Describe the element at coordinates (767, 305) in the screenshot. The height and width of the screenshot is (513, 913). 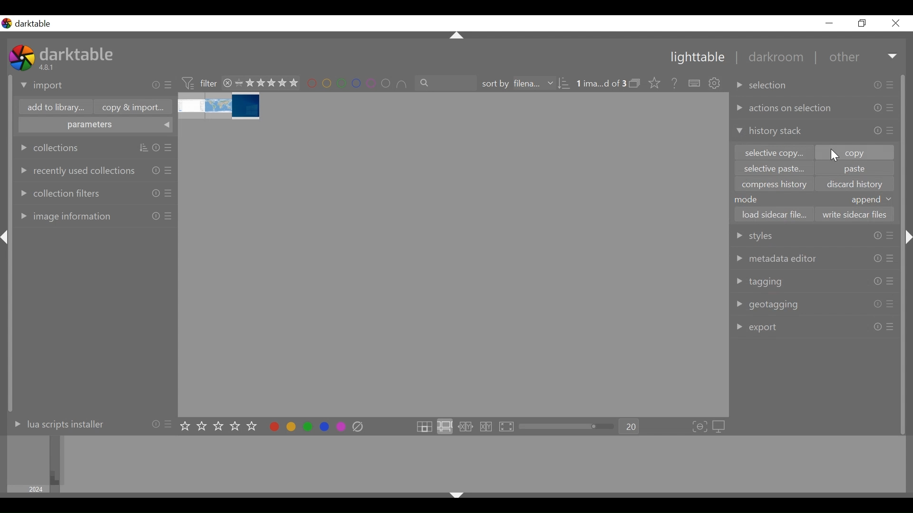
I see `geotagging` at that location.